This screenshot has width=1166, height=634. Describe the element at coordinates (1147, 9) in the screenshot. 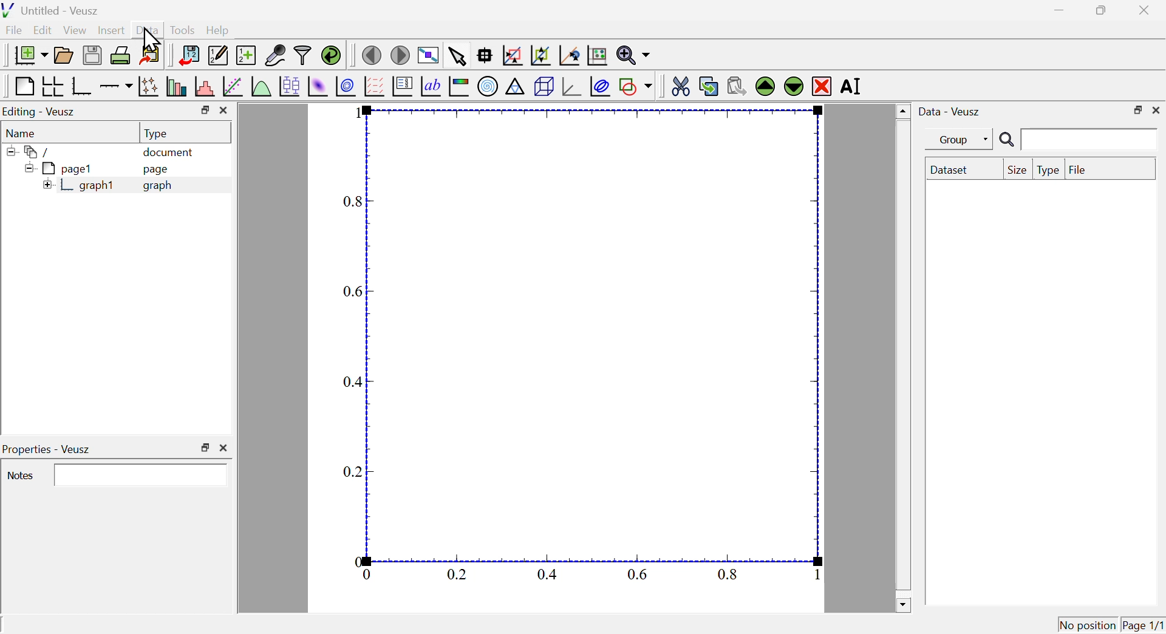

I see `close` at that location.